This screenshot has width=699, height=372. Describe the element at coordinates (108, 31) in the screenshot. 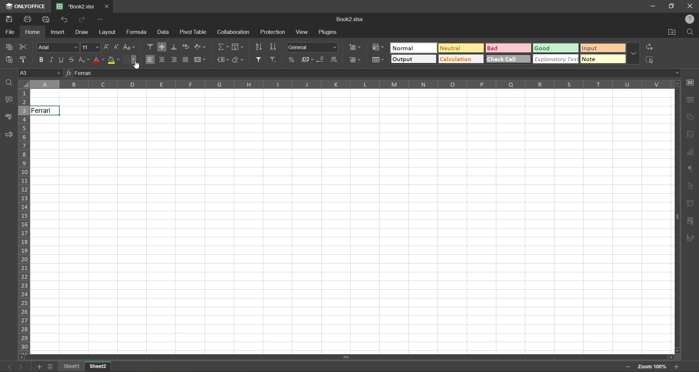

I see `layout` at that location.